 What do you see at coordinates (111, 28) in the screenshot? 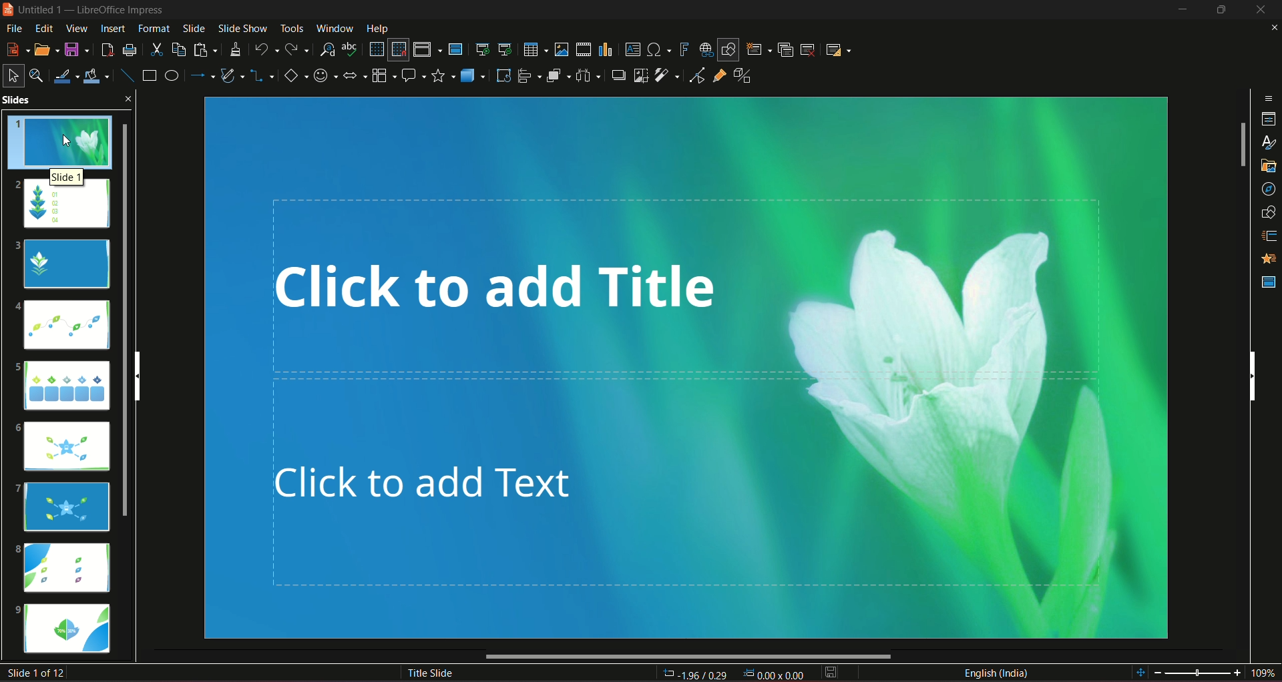
I see `insert` at bounding box center [111, 28].